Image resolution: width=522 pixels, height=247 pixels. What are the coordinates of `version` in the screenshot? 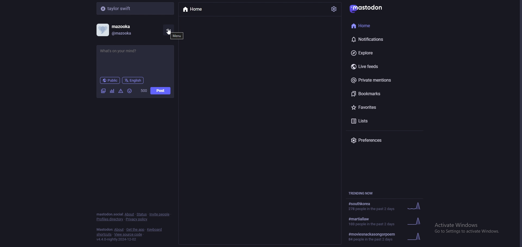 It's located at (117, 239).